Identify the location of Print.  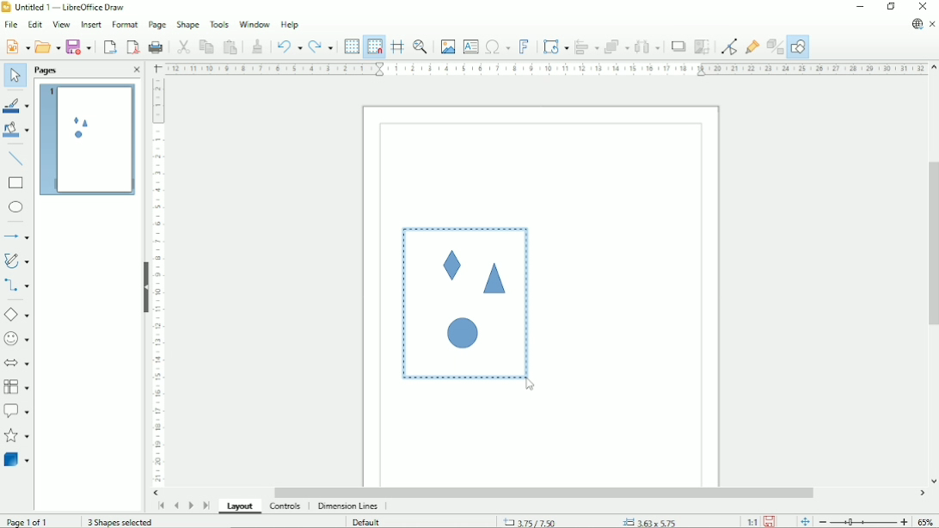
(156, 46).